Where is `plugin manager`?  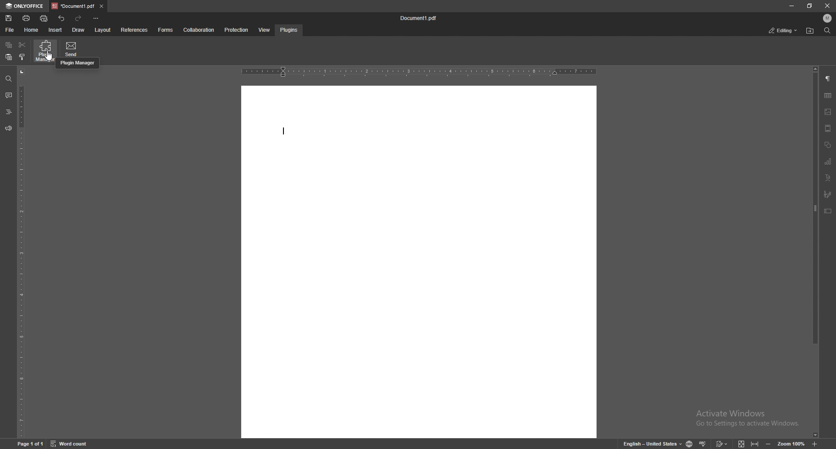
plugin manager is located at coordinates (46, 50).